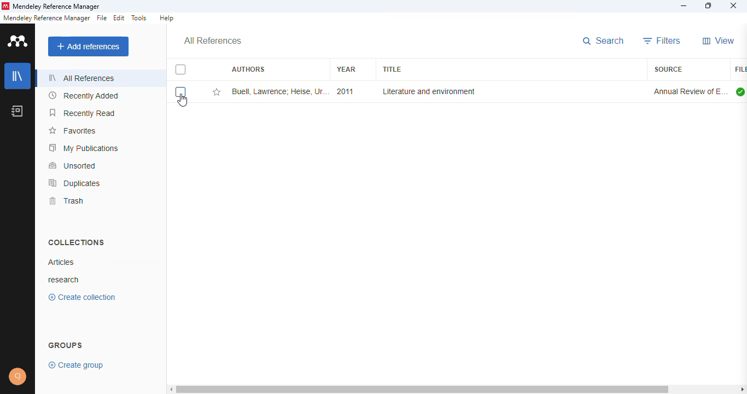 Image resolution: width=747 pixels, height=394 pixels. I want to click on minimize, so click(684, 7).